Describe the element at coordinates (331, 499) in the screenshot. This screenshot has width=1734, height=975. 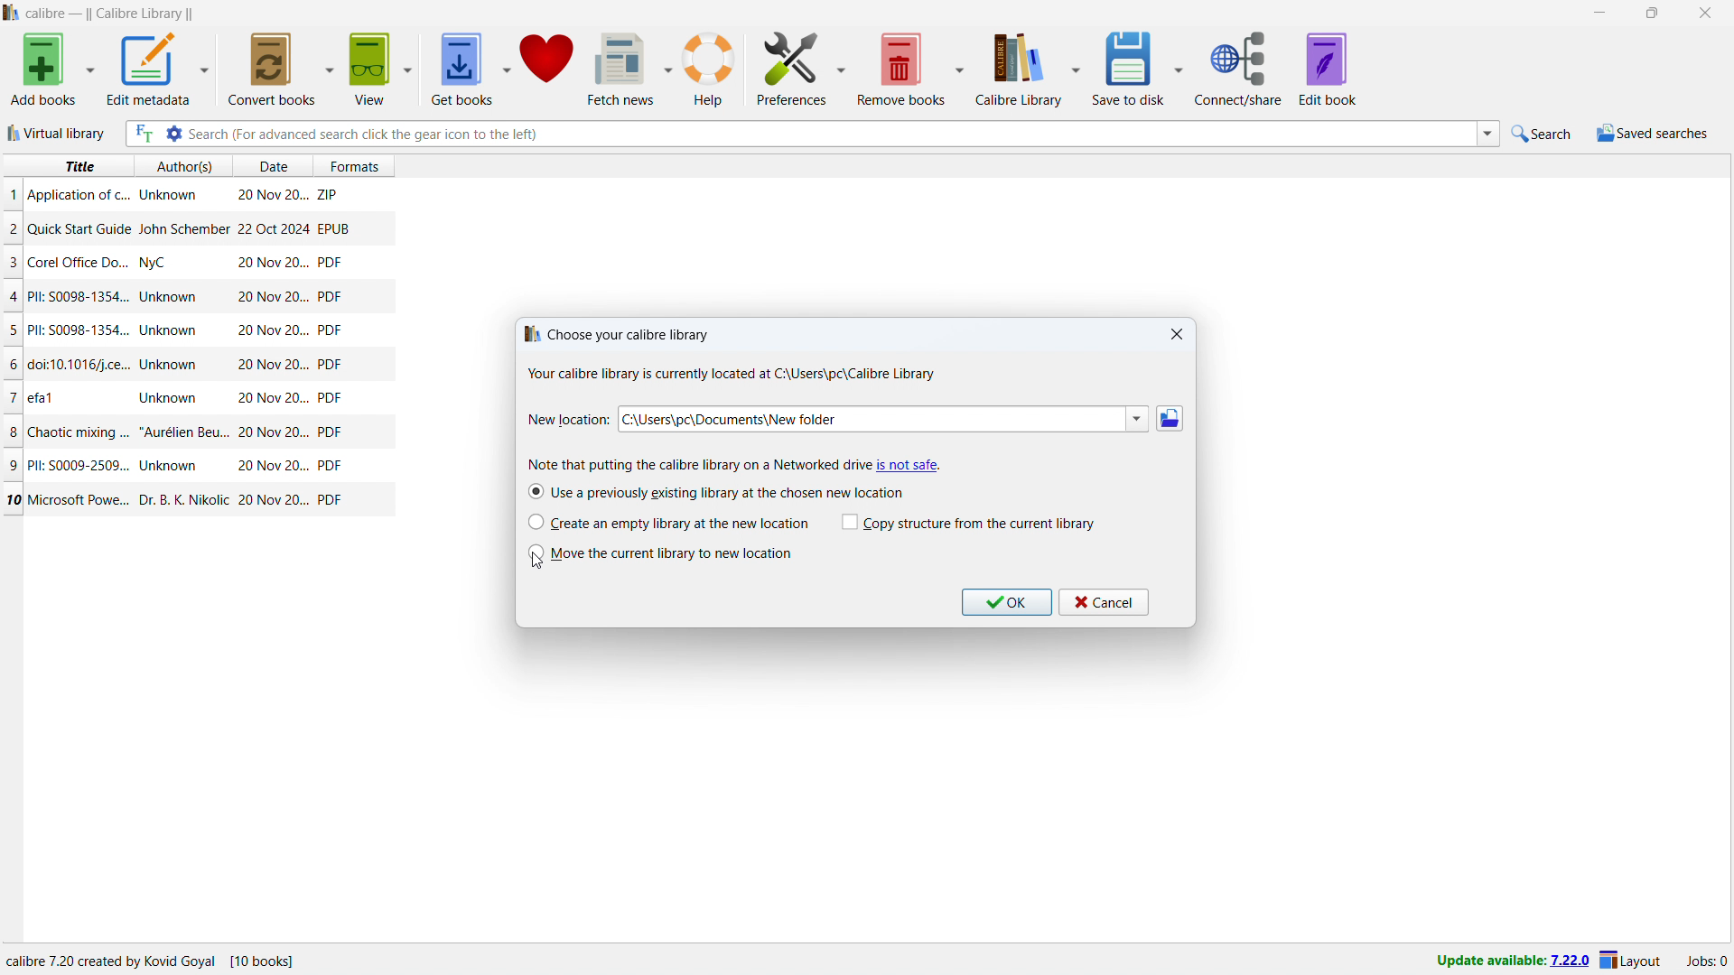
I see `PDF` at that location.